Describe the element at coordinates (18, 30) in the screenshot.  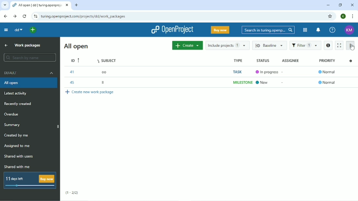
I see `dd` at that location.